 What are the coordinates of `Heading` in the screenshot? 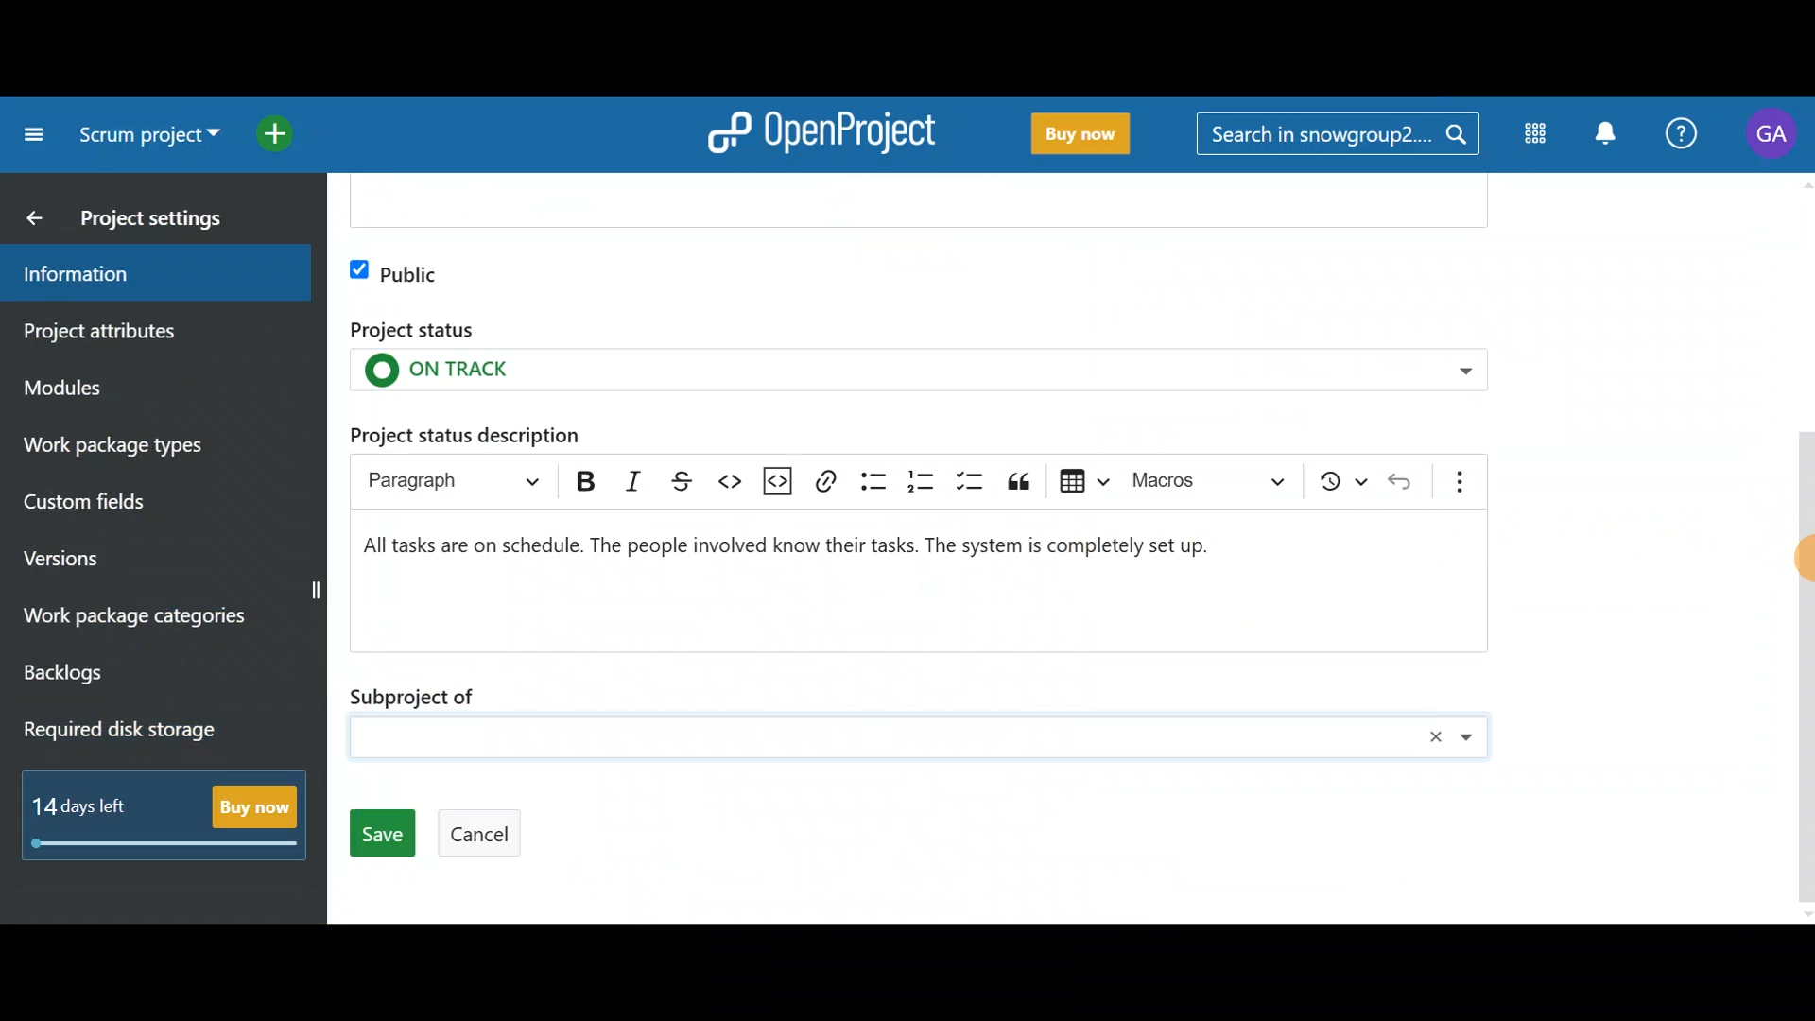 It's located at (464, 480).